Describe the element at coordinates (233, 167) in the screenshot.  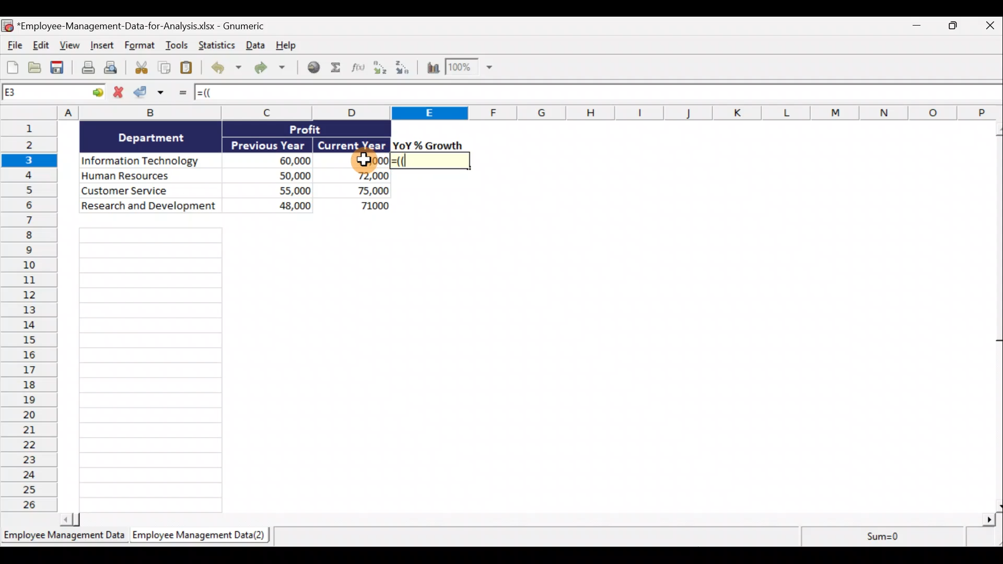
I see `Data` at that location.